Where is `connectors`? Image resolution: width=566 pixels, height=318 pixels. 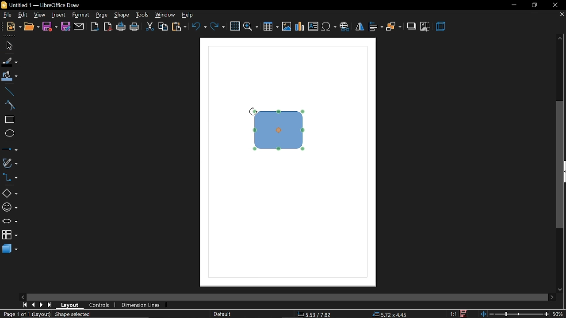
connectors is located at coordinates (10, 178).